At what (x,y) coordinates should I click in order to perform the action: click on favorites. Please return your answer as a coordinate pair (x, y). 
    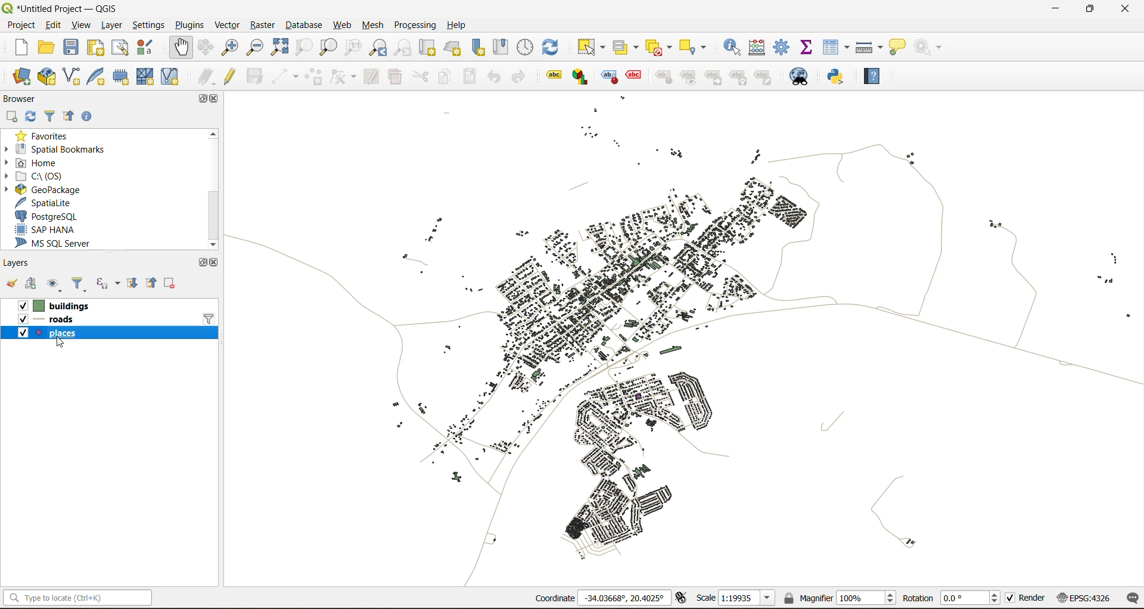
    Looking at the image, I should click on (46, 136).